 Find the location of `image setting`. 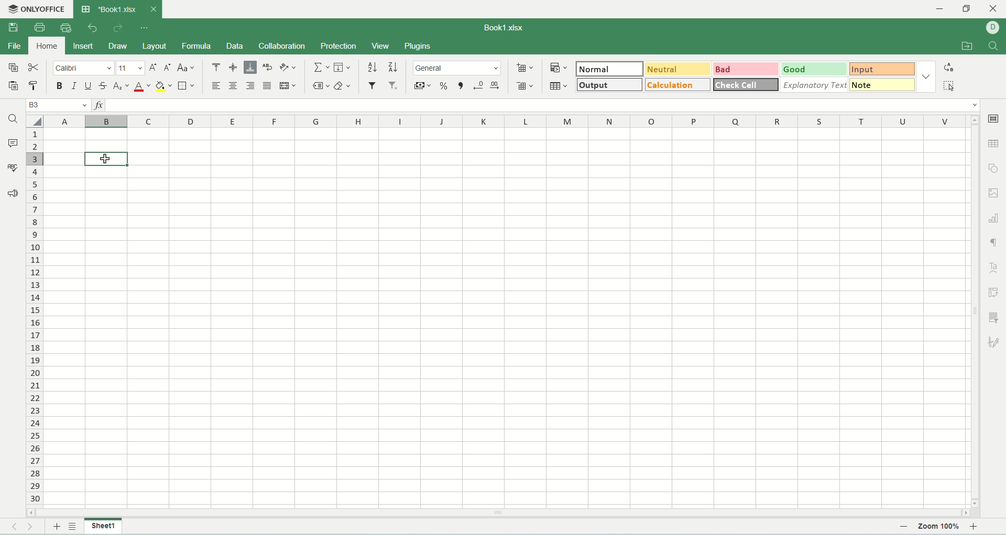

image setting is located at coordinates (994, 192).